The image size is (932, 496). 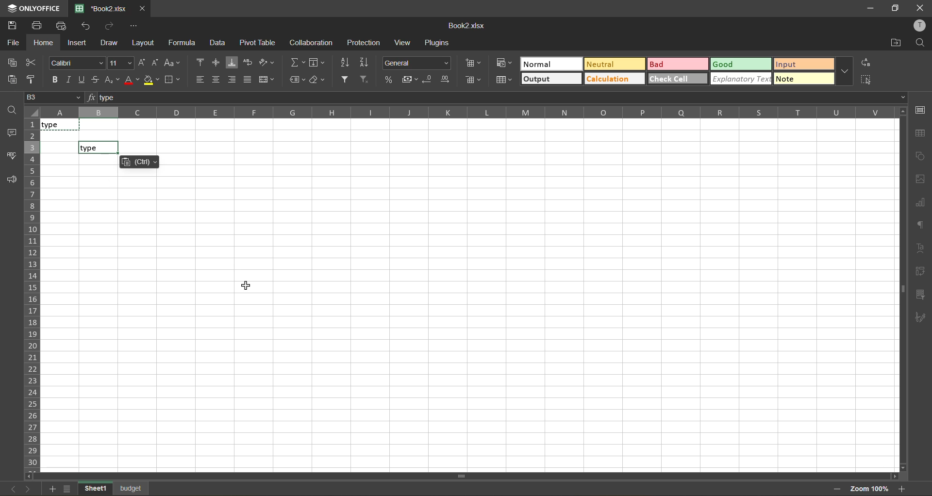 I want to click on zoom in, so click(x=903, y=489).